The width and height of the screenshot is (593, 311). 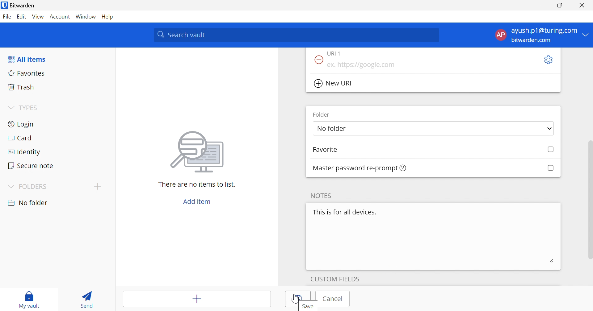 I want to click on Secure note, so click(x=30, y=166).